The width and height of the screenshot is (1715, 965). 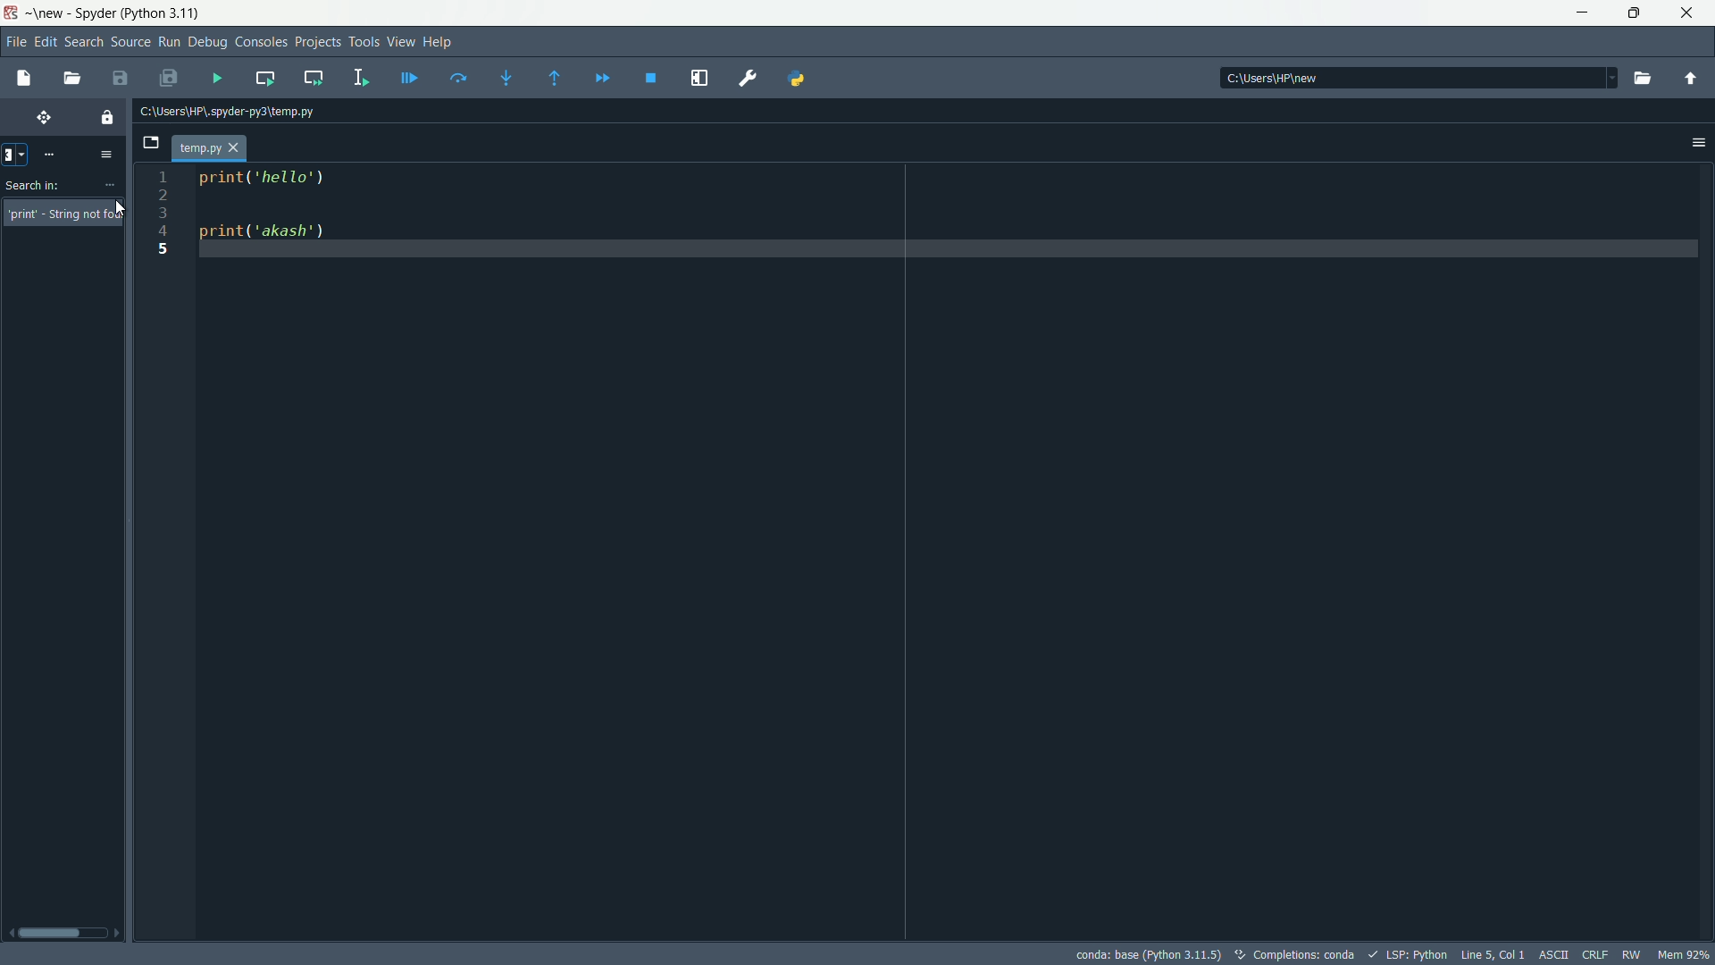 I want to click on save file, so click(x=119, y=80).